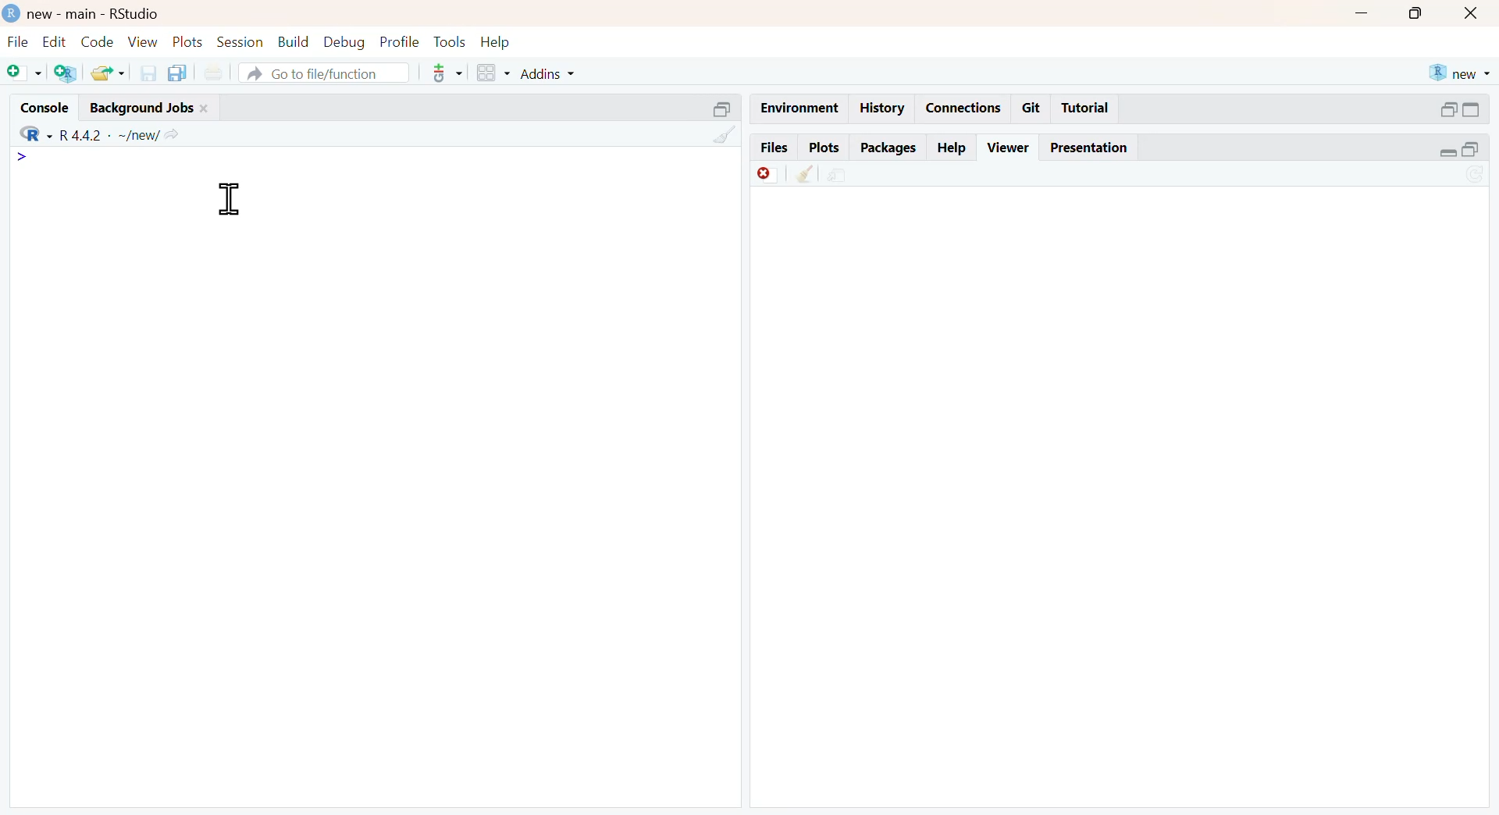  I want to click on connections, so click(965, 109).